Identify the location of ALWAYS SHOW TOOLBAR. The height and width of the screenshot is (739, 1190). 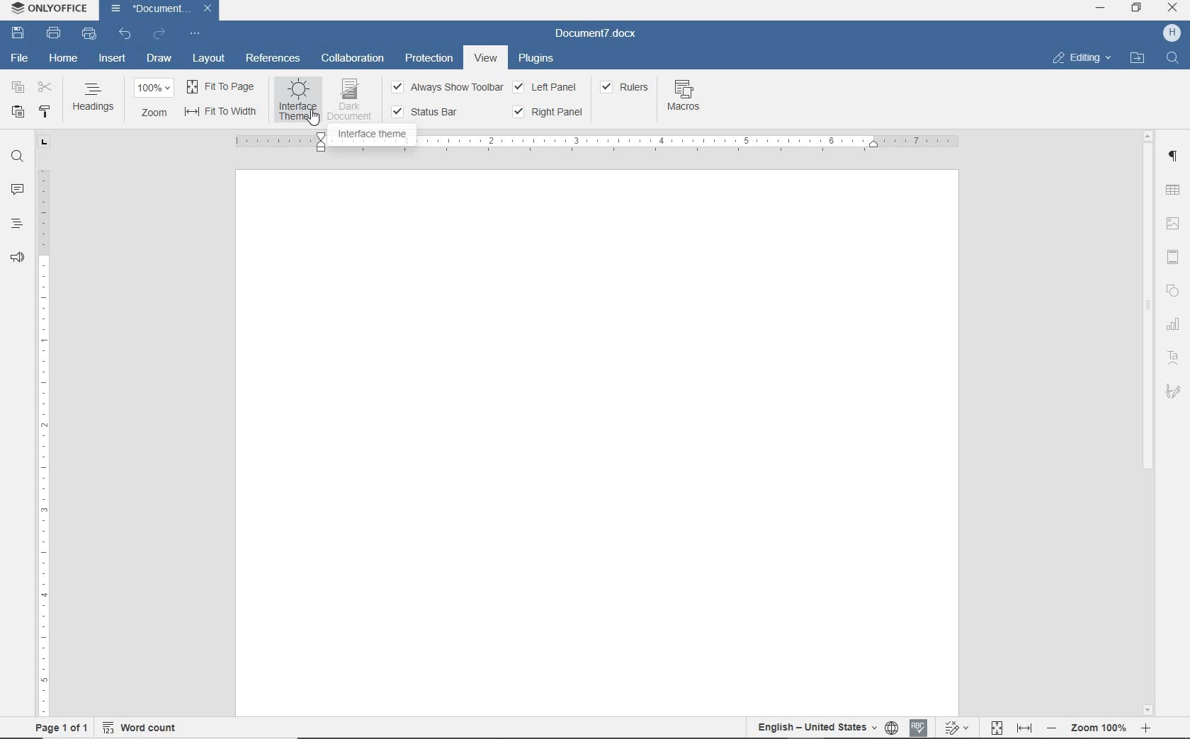
(448, 88).